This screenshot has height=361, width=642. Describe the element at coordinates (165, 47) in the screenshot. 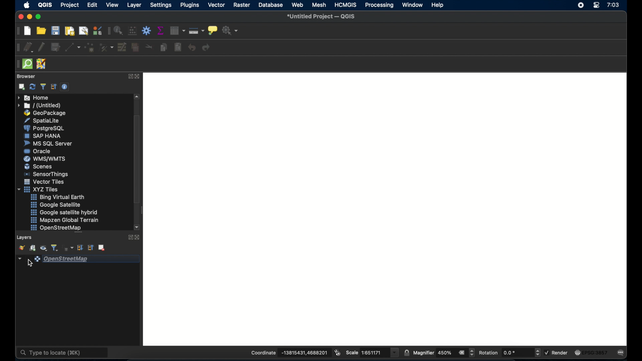

I see `copy features` at that location.